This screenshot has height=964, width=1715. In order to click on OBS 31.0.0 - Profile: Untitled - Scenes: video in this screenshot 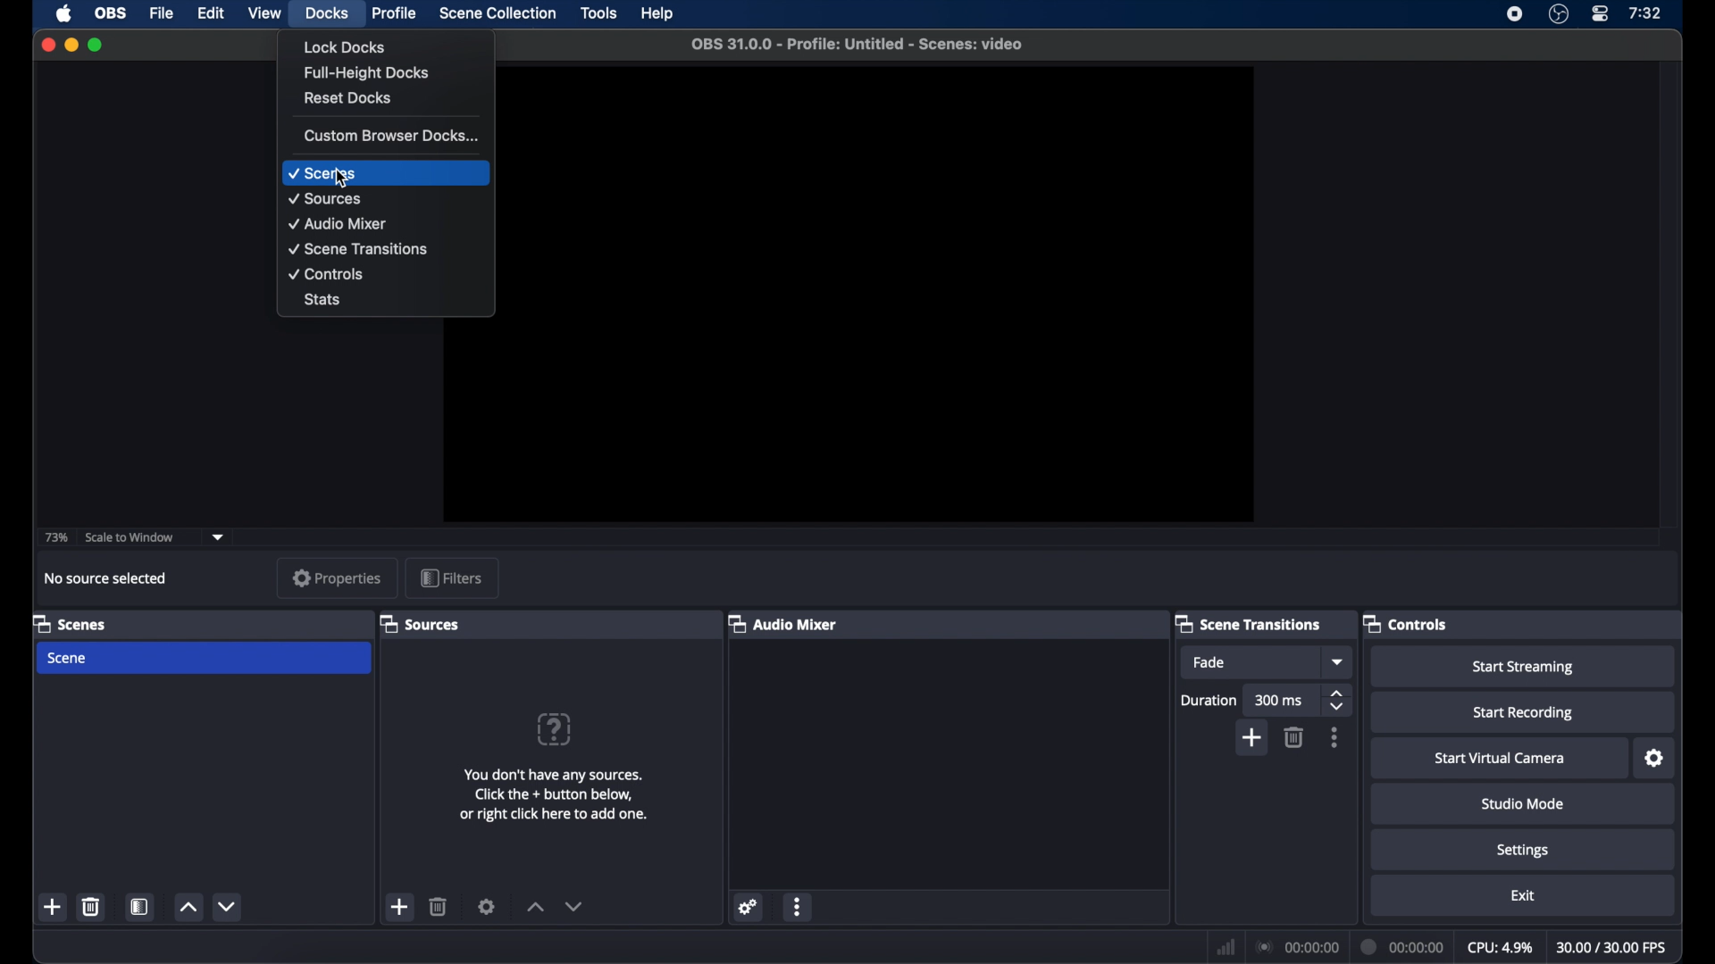, I will do `click(857, 44)`.